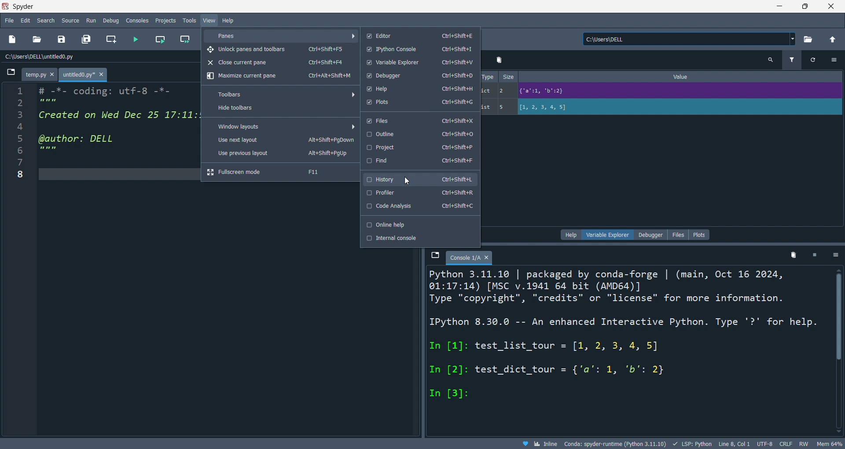 This screenshot has width=845, height=449. What do you see at coordinates (277, 63) in the screenshot?
I see `close current pane` at bounding box center [277, 63].